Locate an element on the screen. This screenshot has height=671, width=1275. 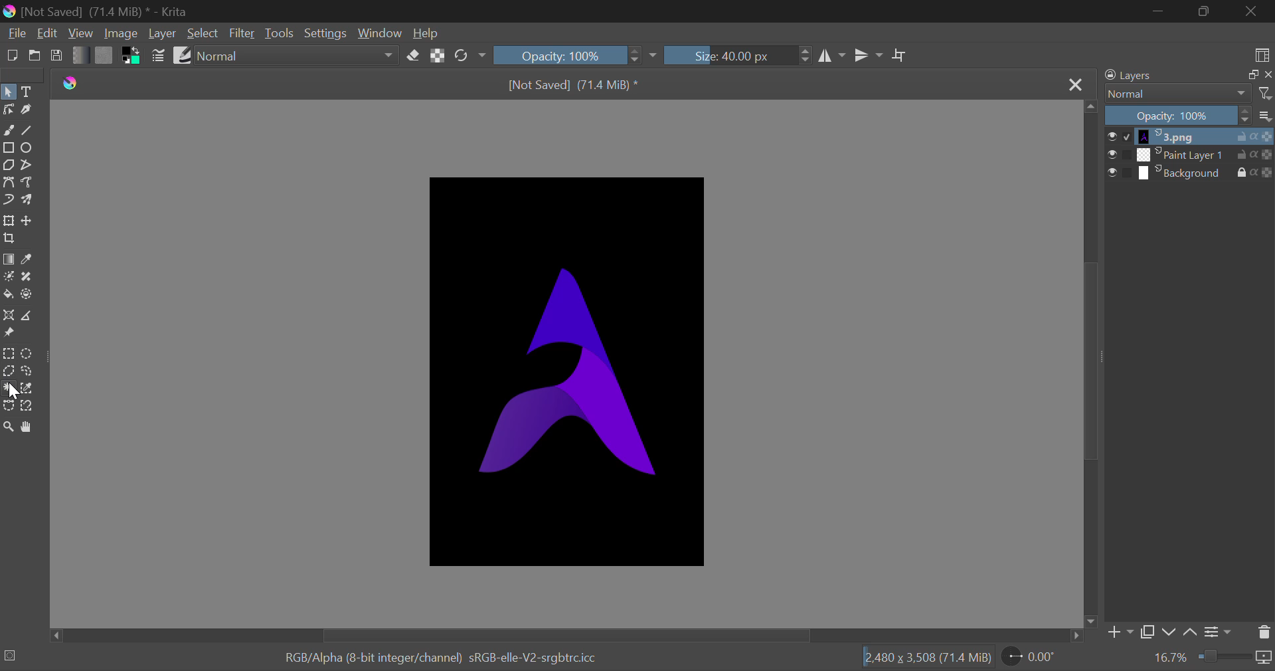
Settings is located at coordinates (323, 33).